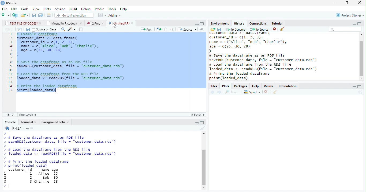 Image resolution: width=366 pixels, height=192 pixels. Describe the element at coordinates (159, 30) in the screenshot. I see `rerun` at that location.